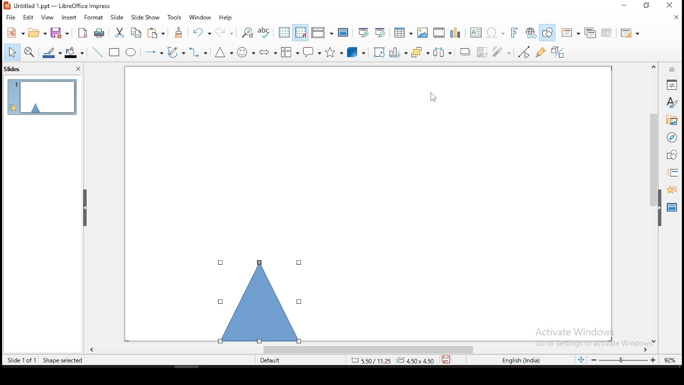 This screenshot has width=684, height=385. Describe the element at coordinates (222, 53) in the screenshot. I see `basic shapes` at that location.